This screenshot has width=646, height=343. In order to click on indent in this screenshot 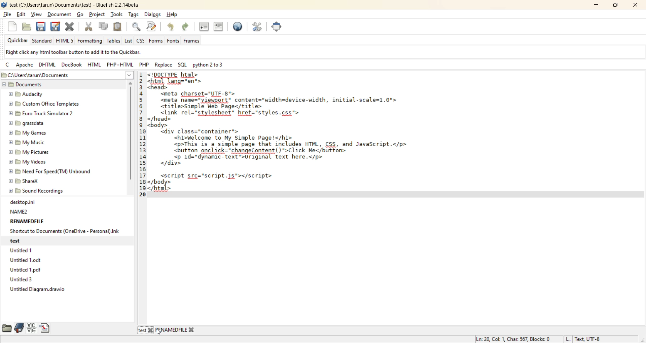, I will do `click(217, 26)`.